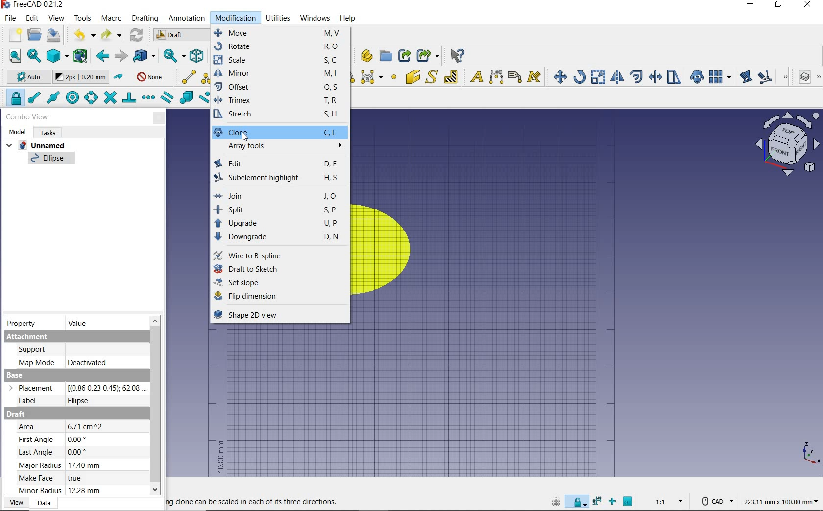 The height and width of the screenshot is (511, 823). I want to click on snap special, so click(186, 98).